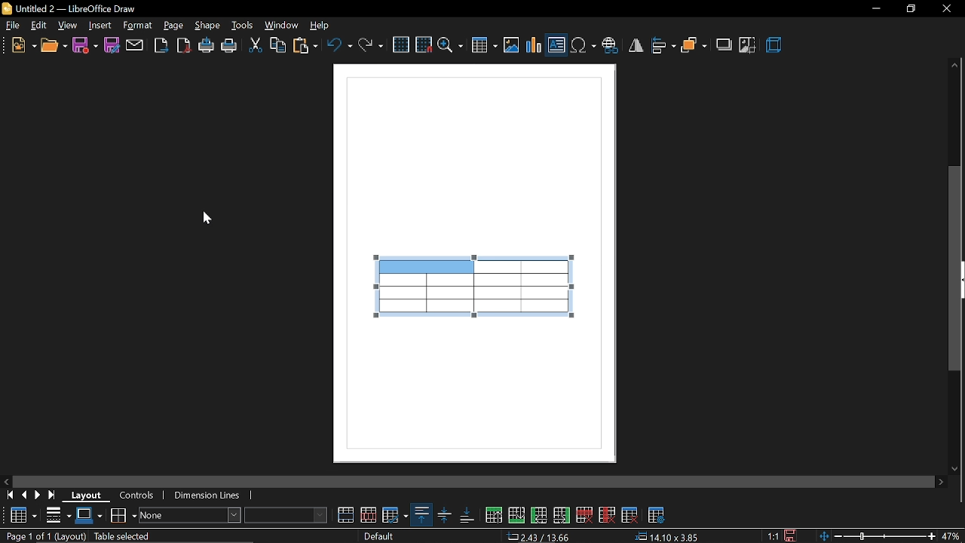  I want to click on snap to grid, so click(424, 44).